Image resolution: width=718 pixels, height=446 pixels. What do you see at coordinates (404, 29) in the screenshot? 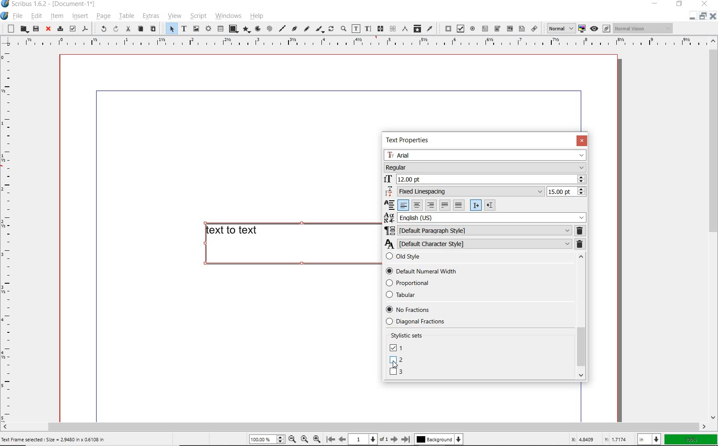
I see `measurements` at bounding box center [404, 29].